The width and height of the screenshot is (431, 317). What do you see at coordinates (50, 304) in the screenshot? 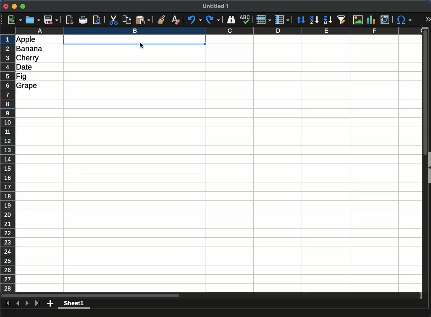
I see `add` at bounding box center [50, 304].